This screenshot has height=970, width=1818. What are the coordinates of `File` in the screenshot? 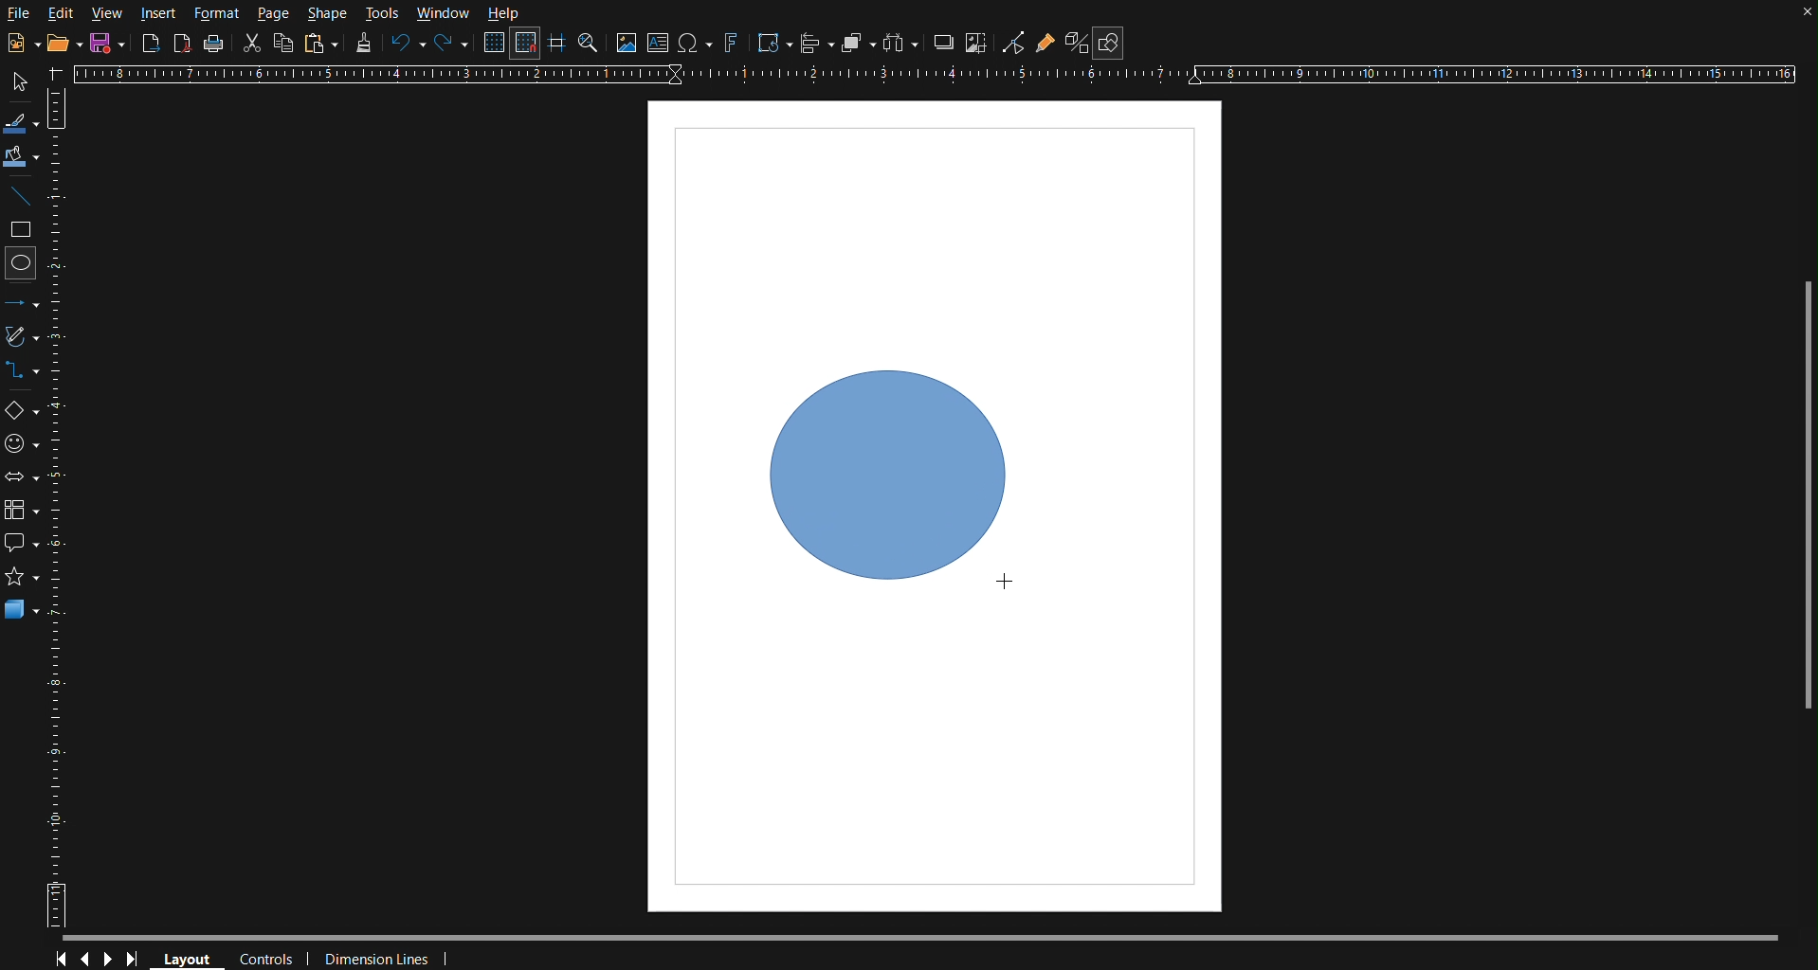 It's located at (21, 16).